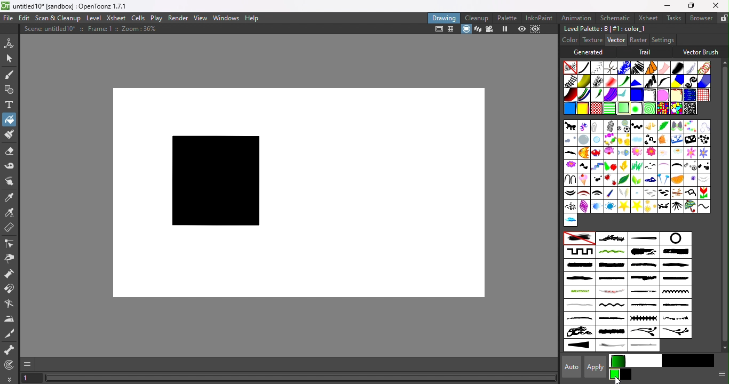 The width and height of the screenshot is (729, 384). Describe the element at coordinates (598, 67) in the screenshot. I see `Herringbone` at that location.